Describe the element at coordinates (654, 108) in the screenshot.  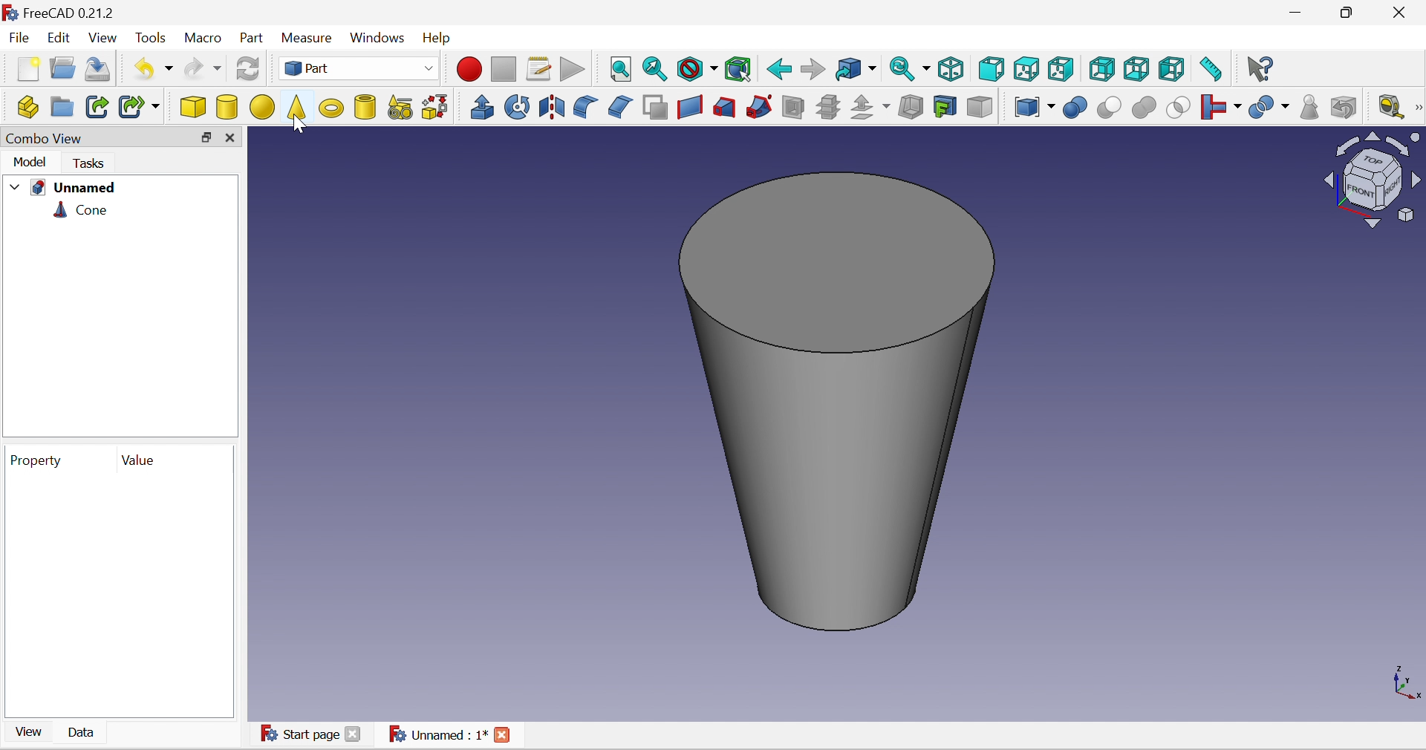
I see `Make face from wires` at that location.